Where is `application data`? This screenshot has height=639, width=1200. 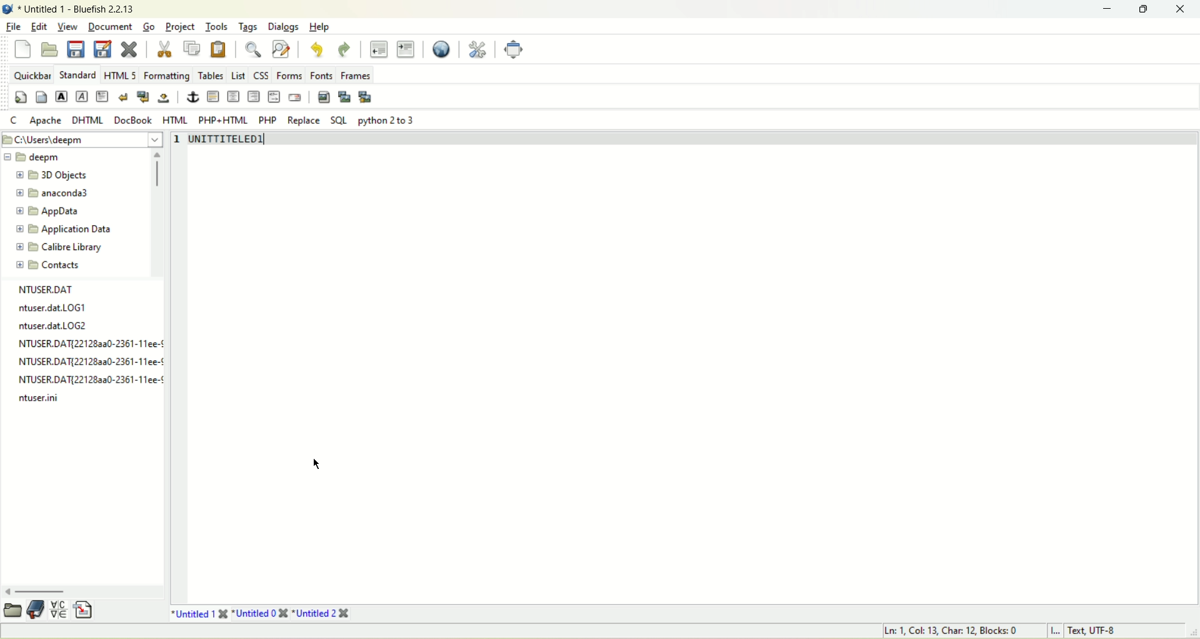 application data is located at coordinates (72, 229).